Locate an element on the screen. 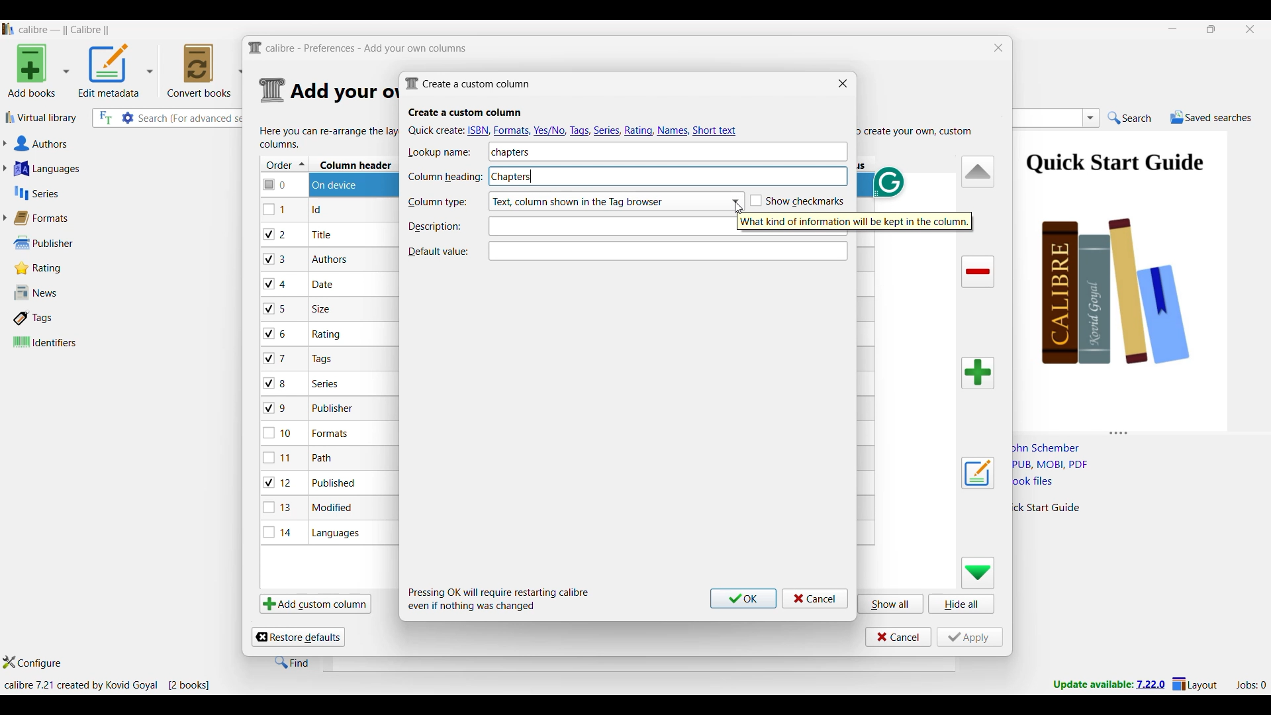  Column type options is located at coordinates (616, 201).